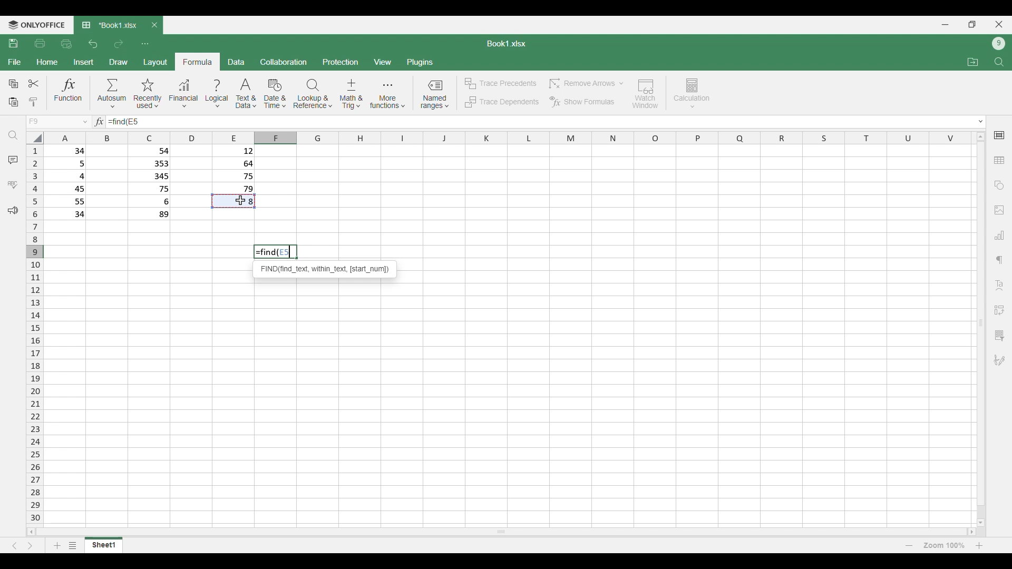 The height and width of the screenshot is (569, 1012). What do you see at coordinates (945, 25) in the screenshot?
I see `Minimize` at bounding box center [945, 25].